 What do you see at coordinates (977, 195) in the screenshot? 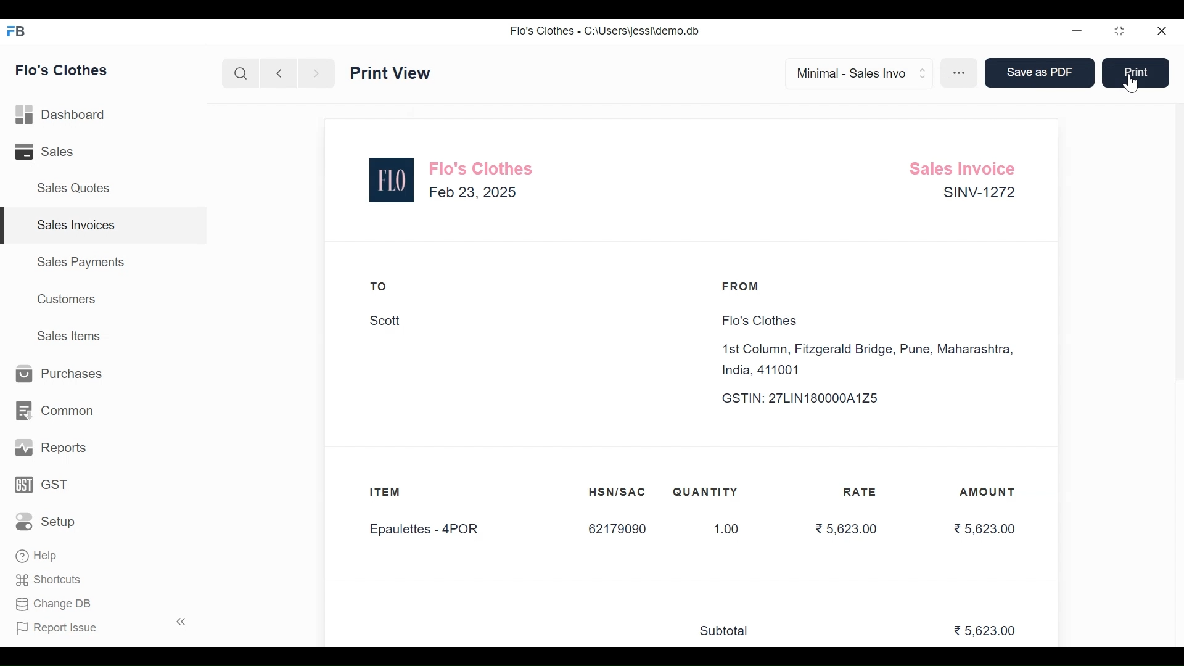
I see `SINV-1272` at bounding box center [977, 195].